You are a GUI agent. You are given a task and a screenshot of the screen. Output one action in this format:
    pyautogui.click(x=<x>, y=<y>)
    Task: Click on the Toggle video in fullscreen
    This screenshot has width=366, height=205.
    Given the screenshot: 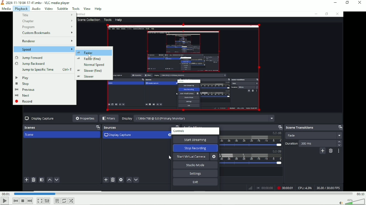 What is the action you would take?
    pyautogui.click(x=40, y=201)
    